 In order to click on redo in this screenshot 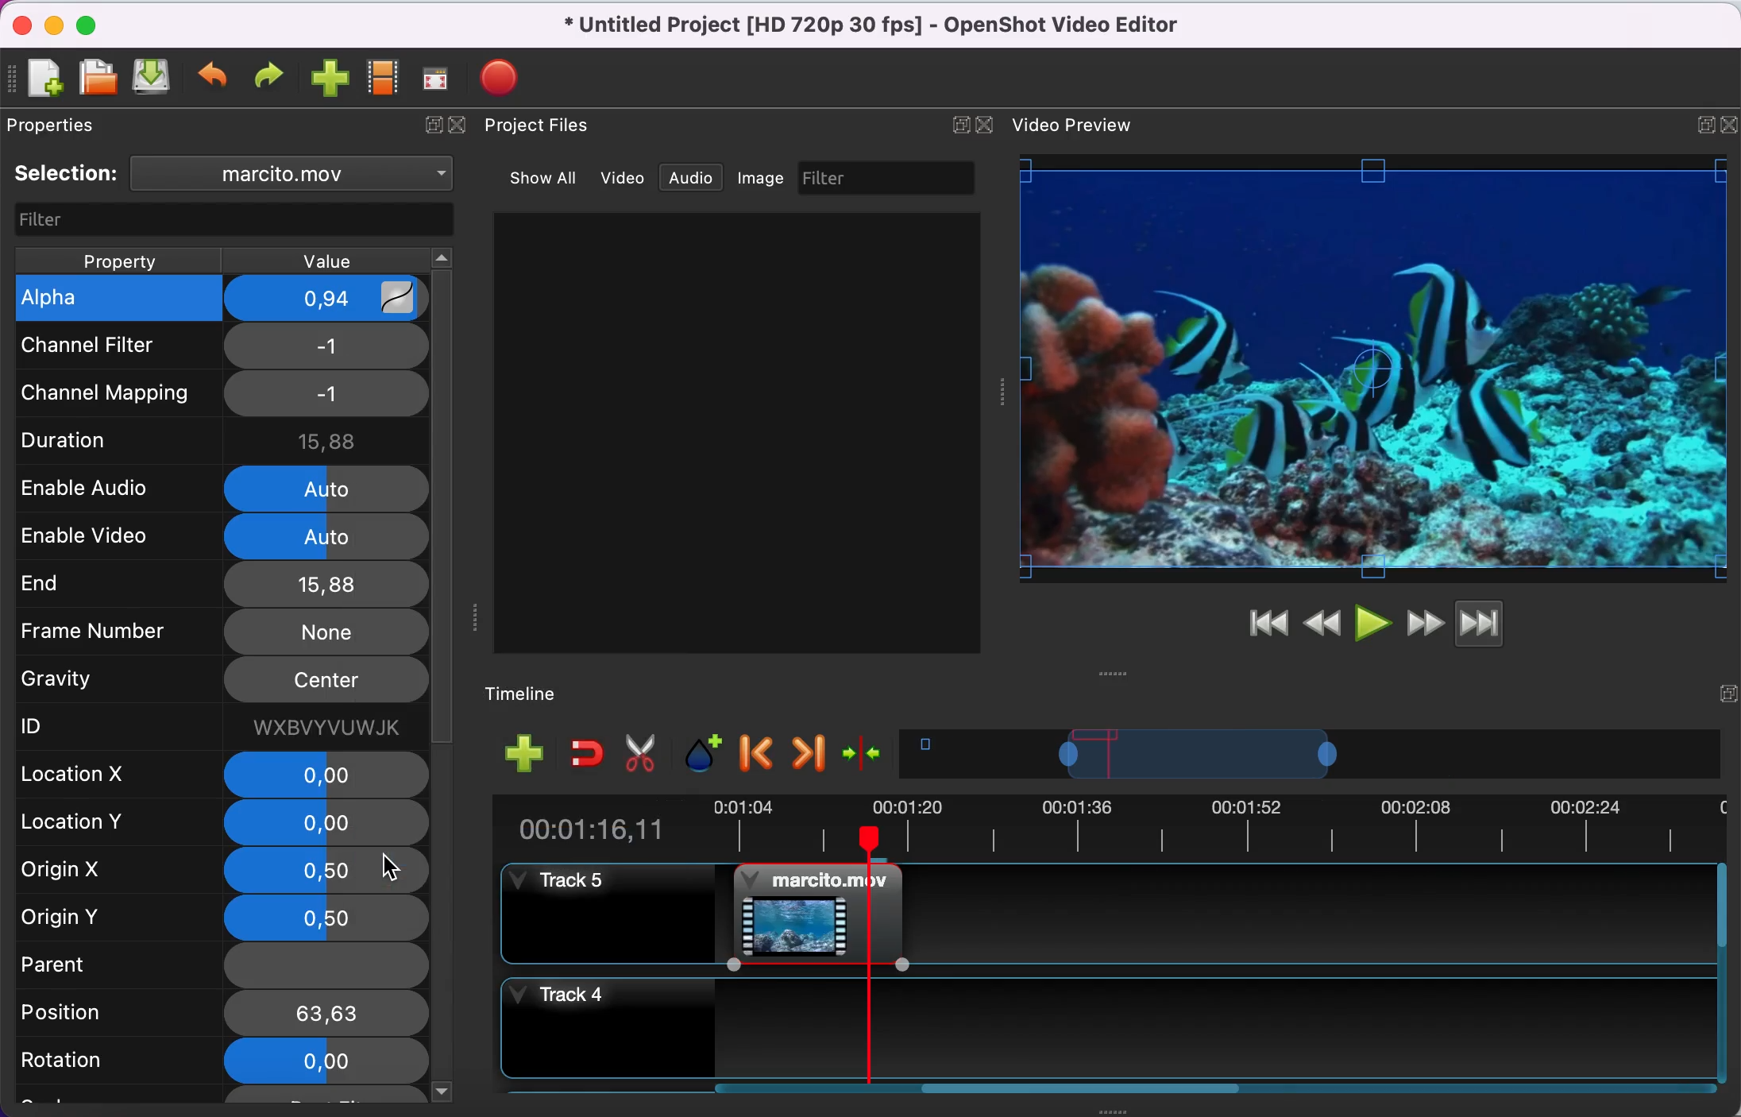, I will do `click(272, 77)`.